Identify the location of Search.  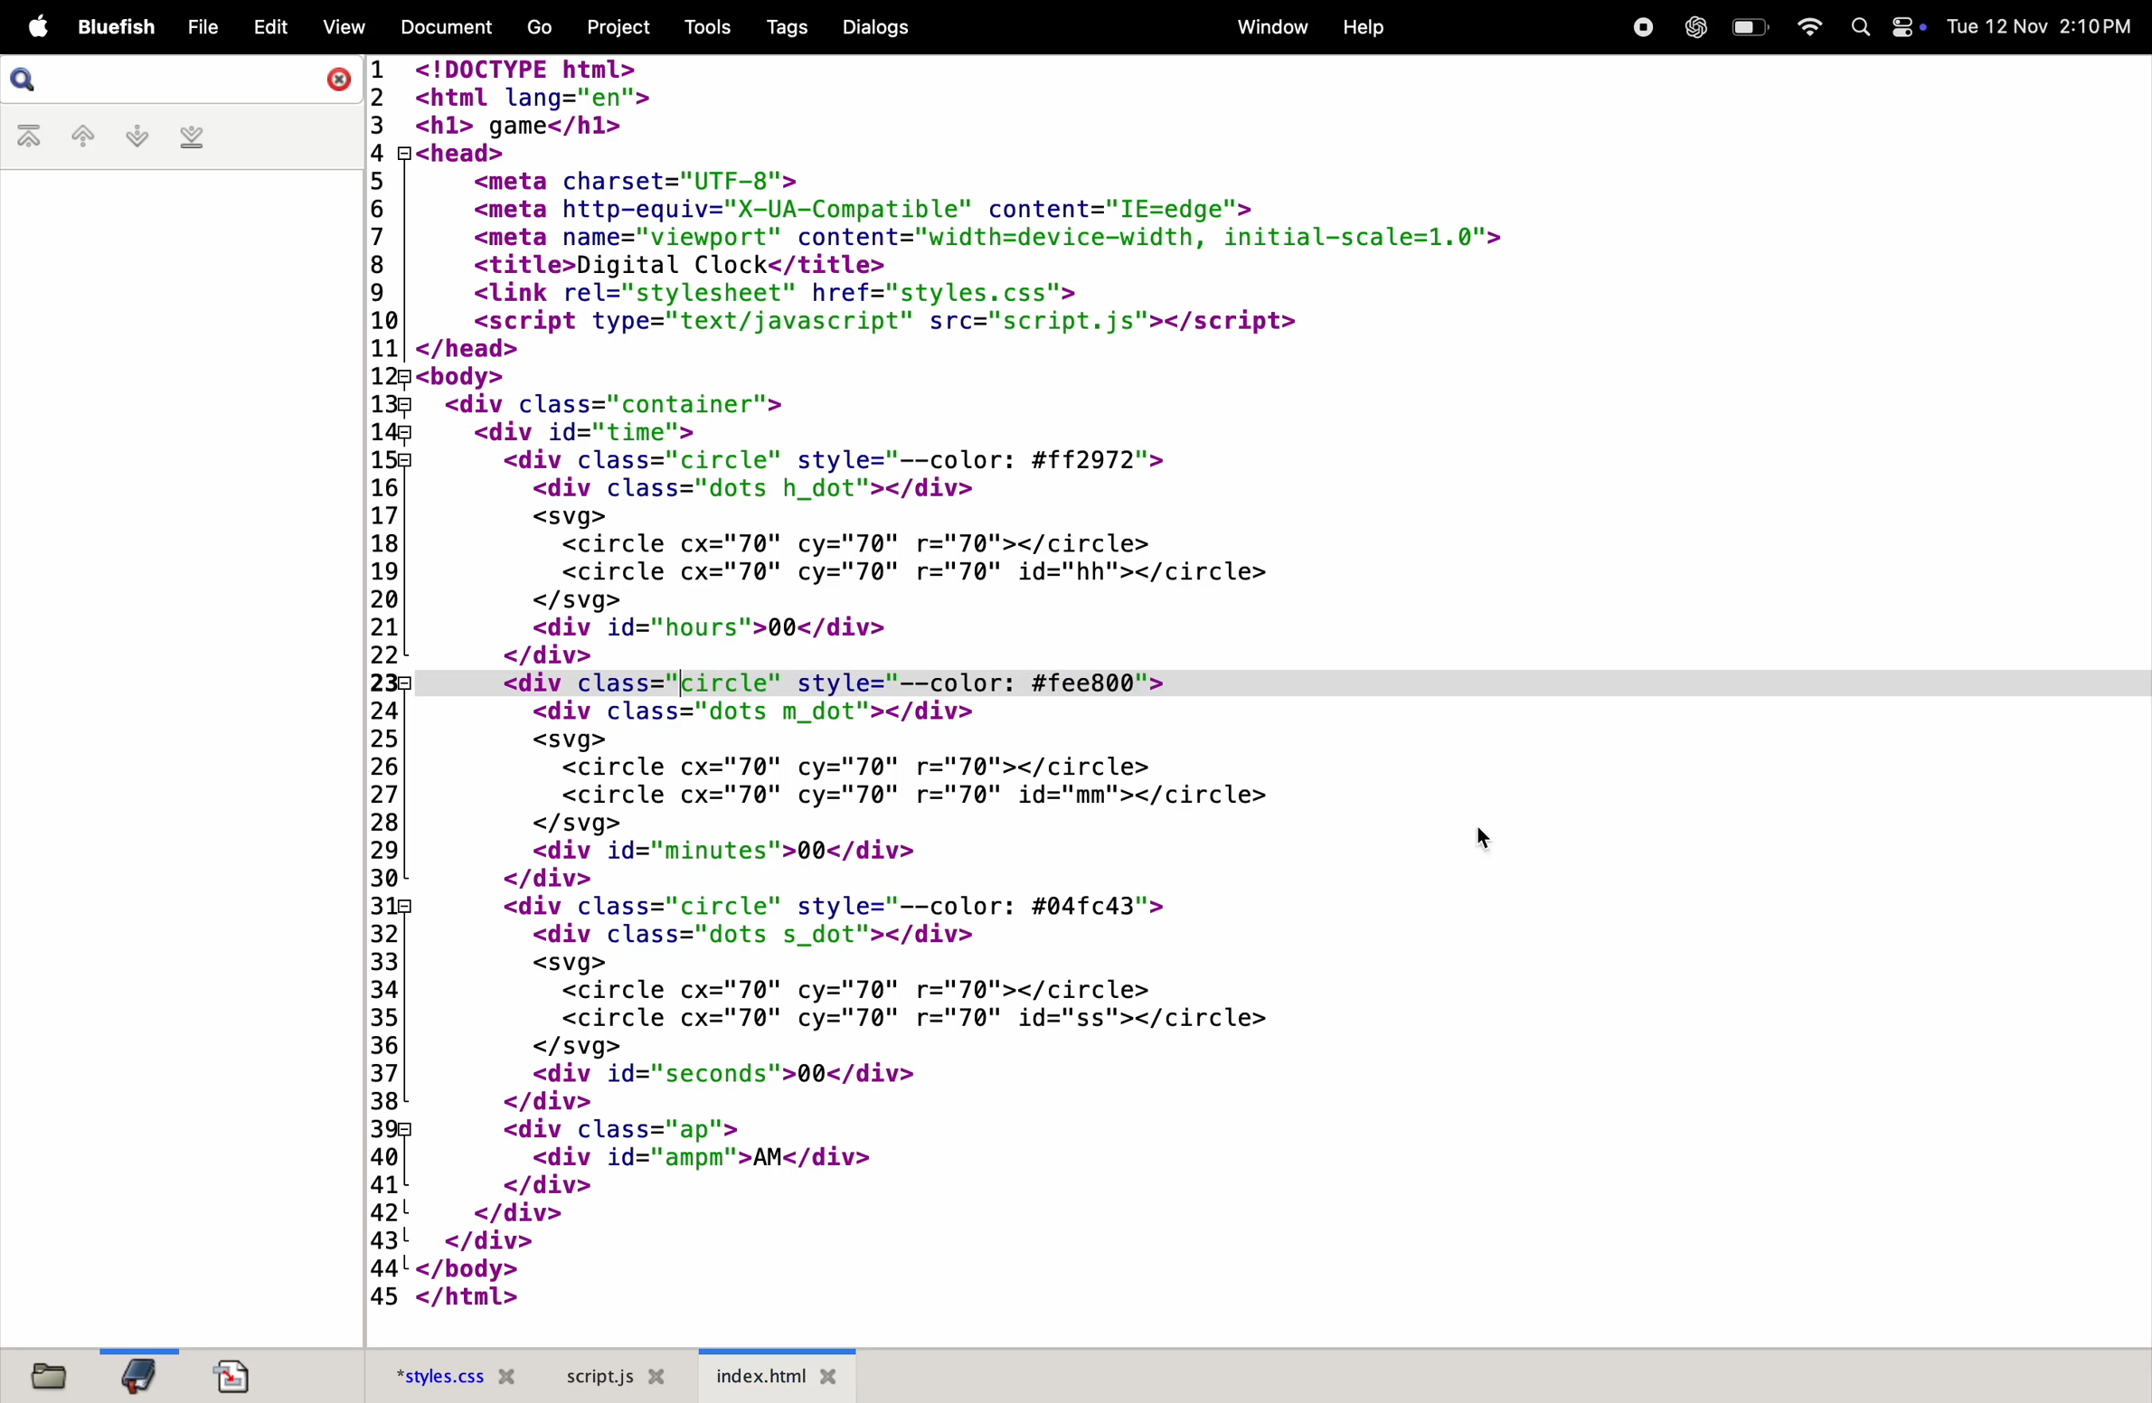
(1862, 30).